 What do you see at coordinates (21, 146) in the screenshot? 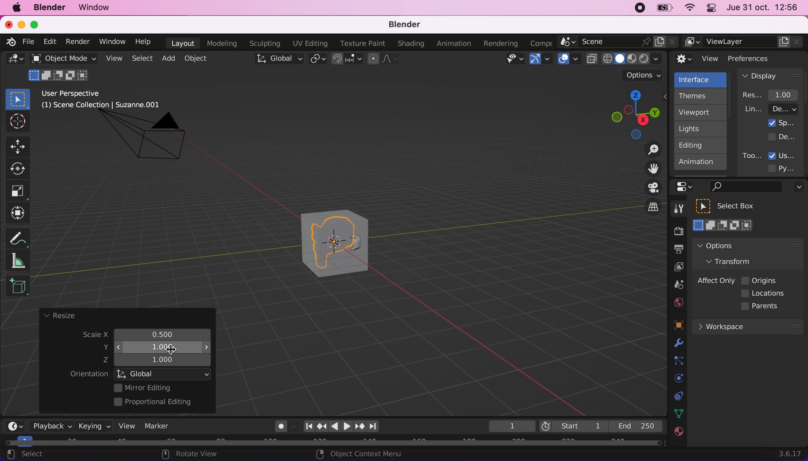
I see `` at bounding box center [21, 146].